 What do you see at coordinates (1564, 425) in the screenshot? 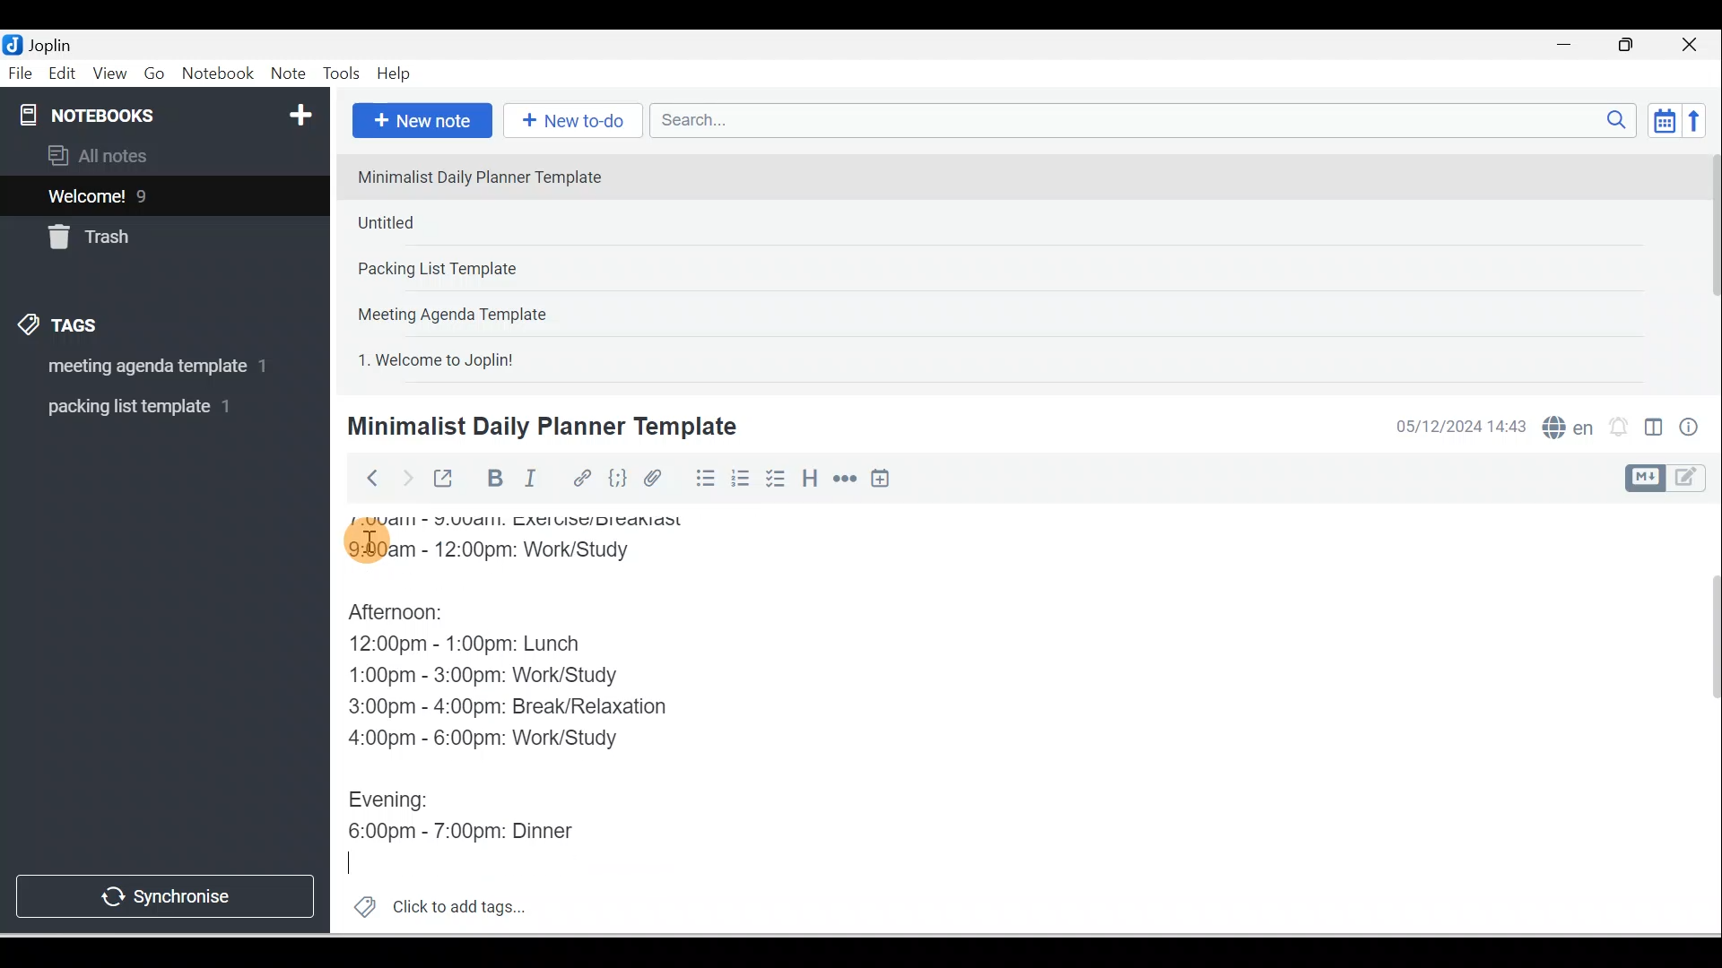
I see `Spelling` at bounding box center [1564, 425].